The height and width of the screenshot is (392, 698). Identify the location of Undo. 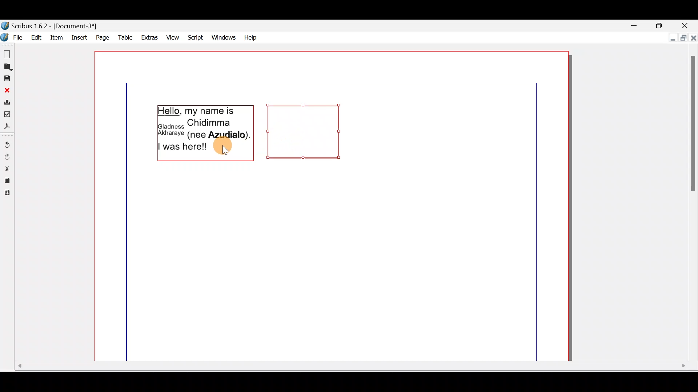
(7, 142).